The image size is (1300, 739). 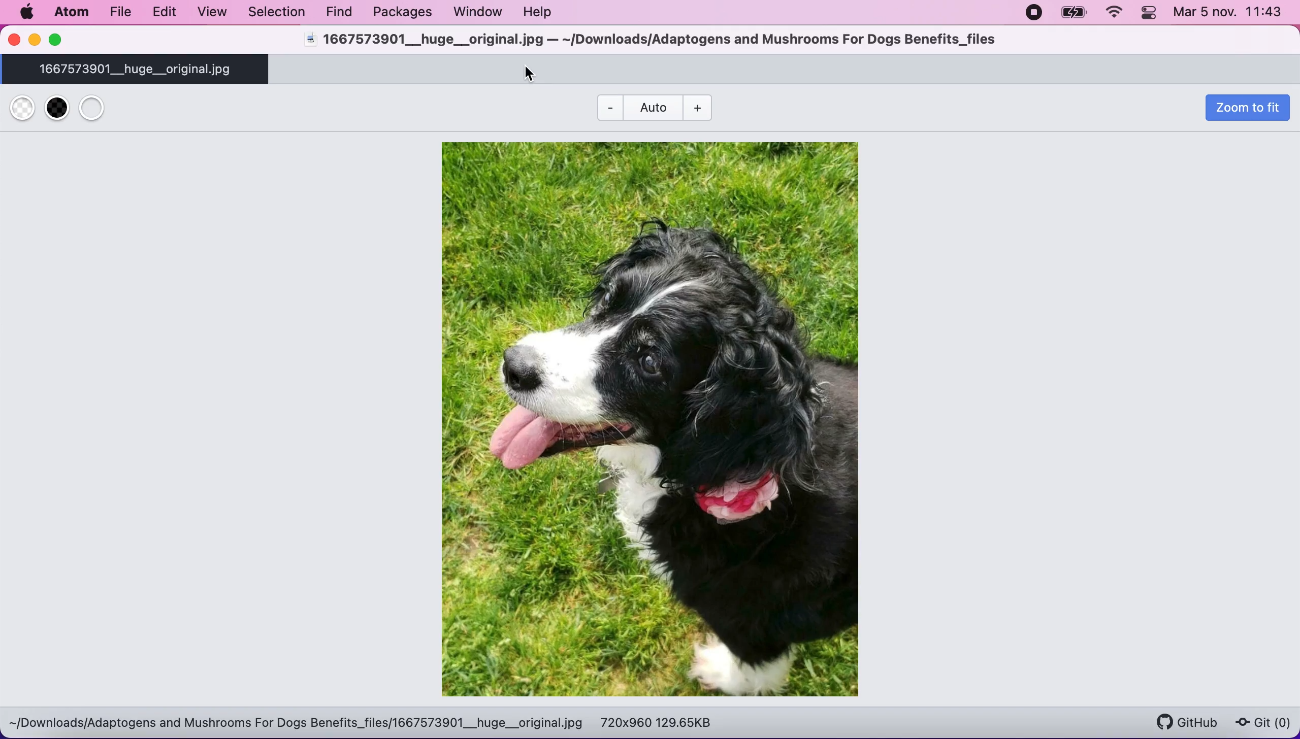 What do you see at coordinates (400, 12) in the screenshot?
I see `packages` at bounding box center [400, 12].